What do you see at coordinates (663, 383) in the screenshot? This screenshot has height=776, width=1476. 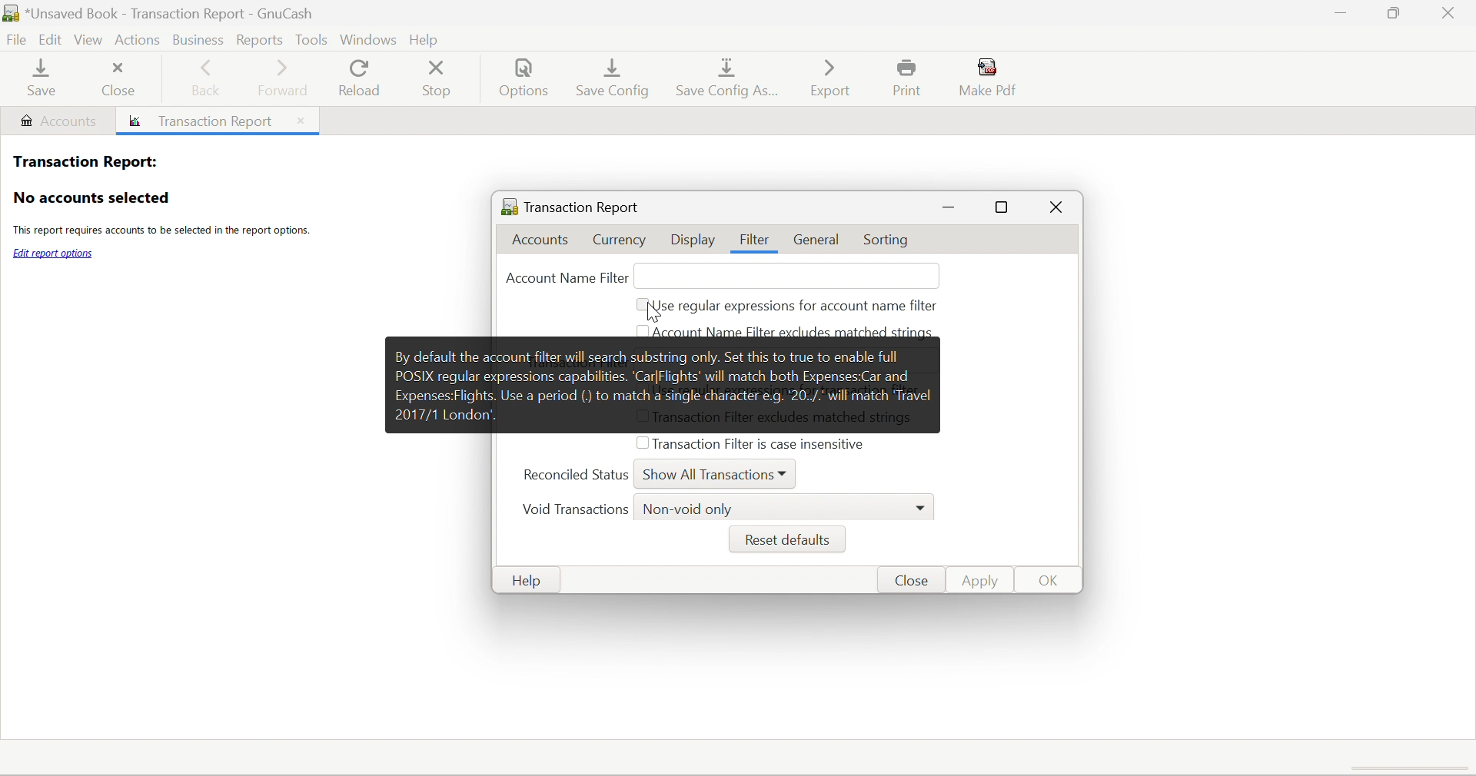 I see `By default the account filter will search substring only. Set this to true to enable full POSIX regular expressions capabilities. 'Car|Flights' will match both Expenses:Car and Expenses:Flights. Use a period (.) to match a single character e.g., '20..' will match 'Travel 2017/1 London'.` at bounding box center [663, 383].